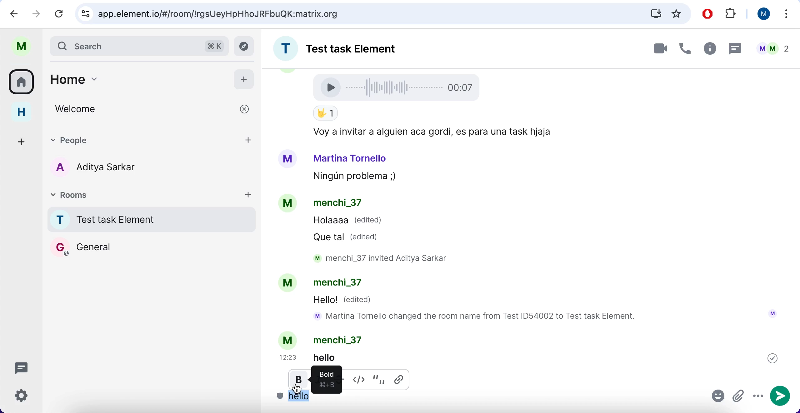  I want to click on extensions, so click(732, 14).